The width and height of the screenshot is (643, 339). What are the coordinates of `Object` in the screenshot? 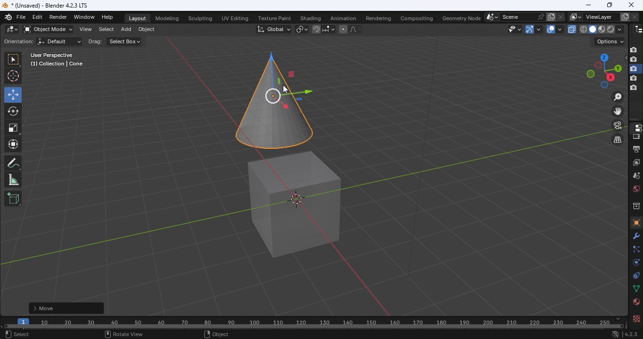 It's located at (146, 31).